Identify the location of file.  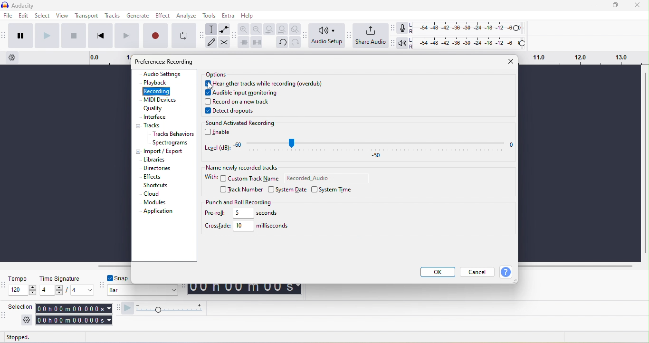
(9, 16).